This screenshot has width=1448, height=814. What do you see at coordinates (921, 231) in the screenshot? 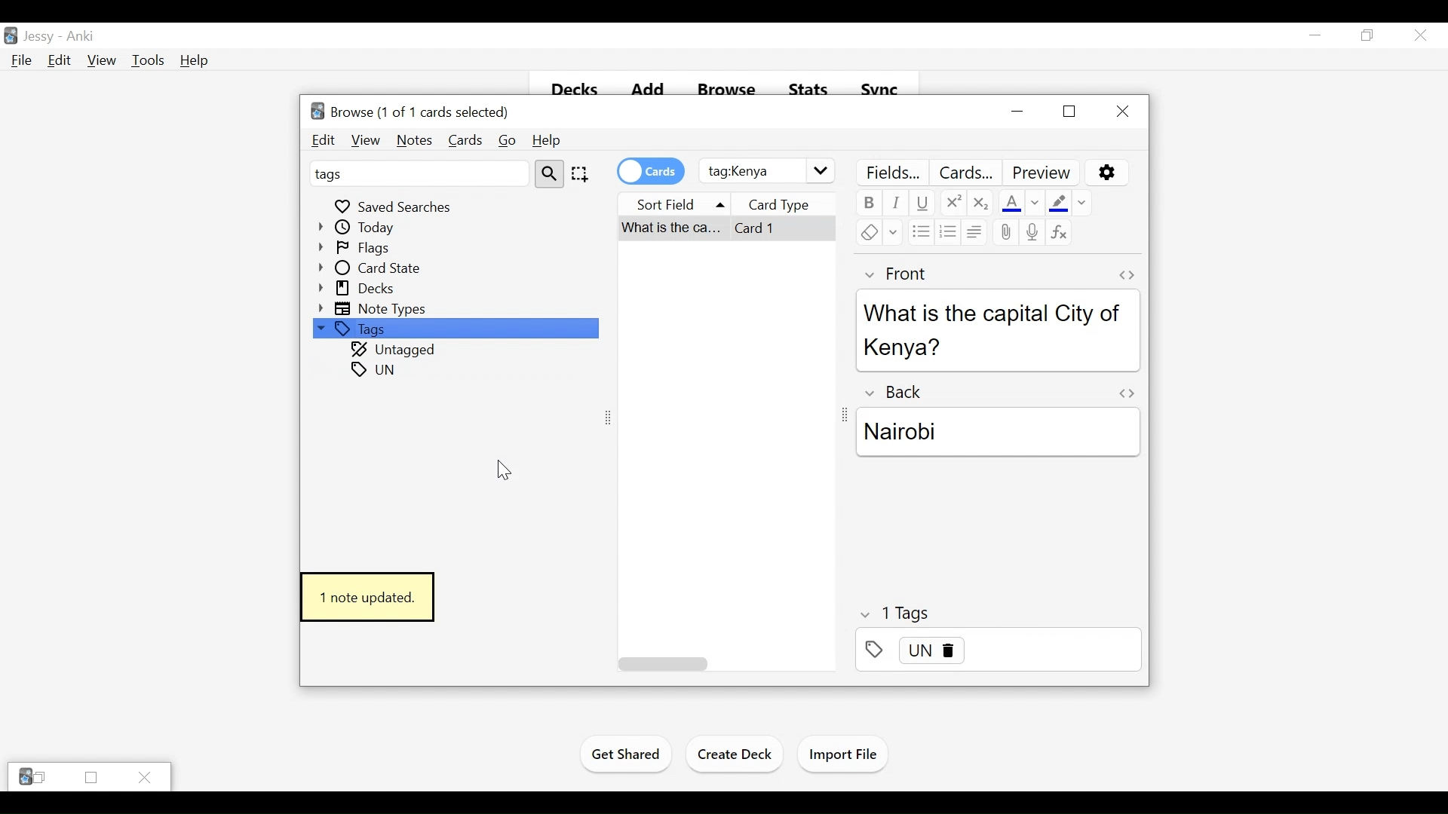
I see `Unordered list` at bounding box center [921, 231].